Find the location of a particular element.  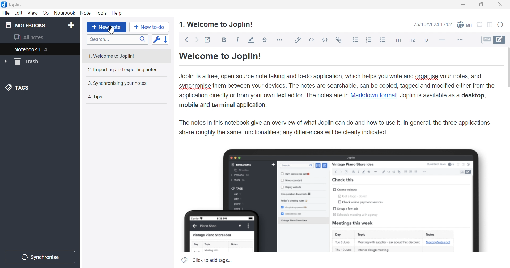

File is located at coordinates (6, 13).